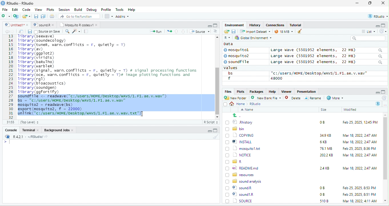  Describe the element at coordinates (234, 68) in the screenshot. I see `values` at that location.